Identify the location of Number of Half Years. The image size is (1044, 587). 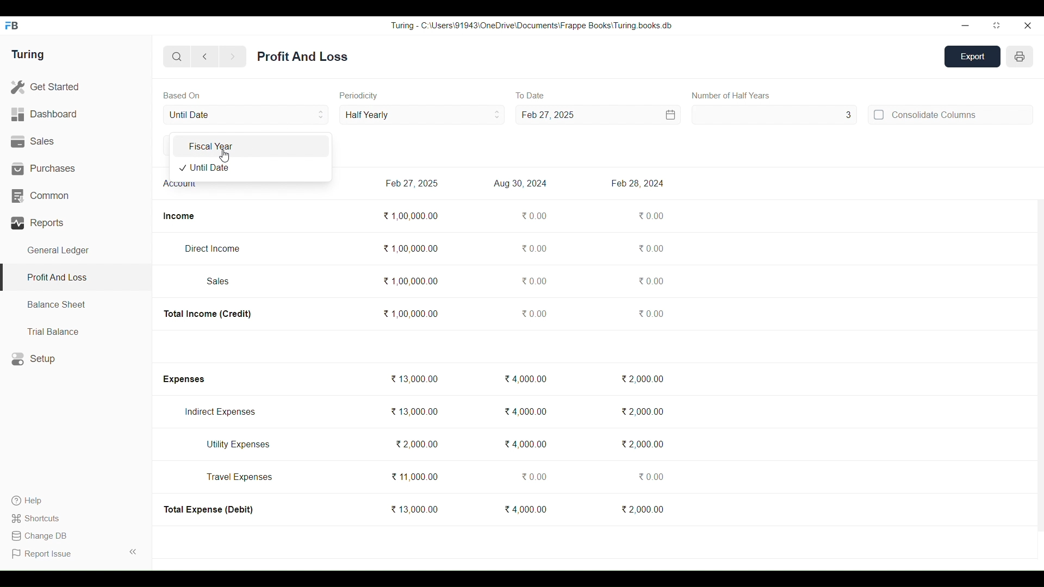
(731, 95).